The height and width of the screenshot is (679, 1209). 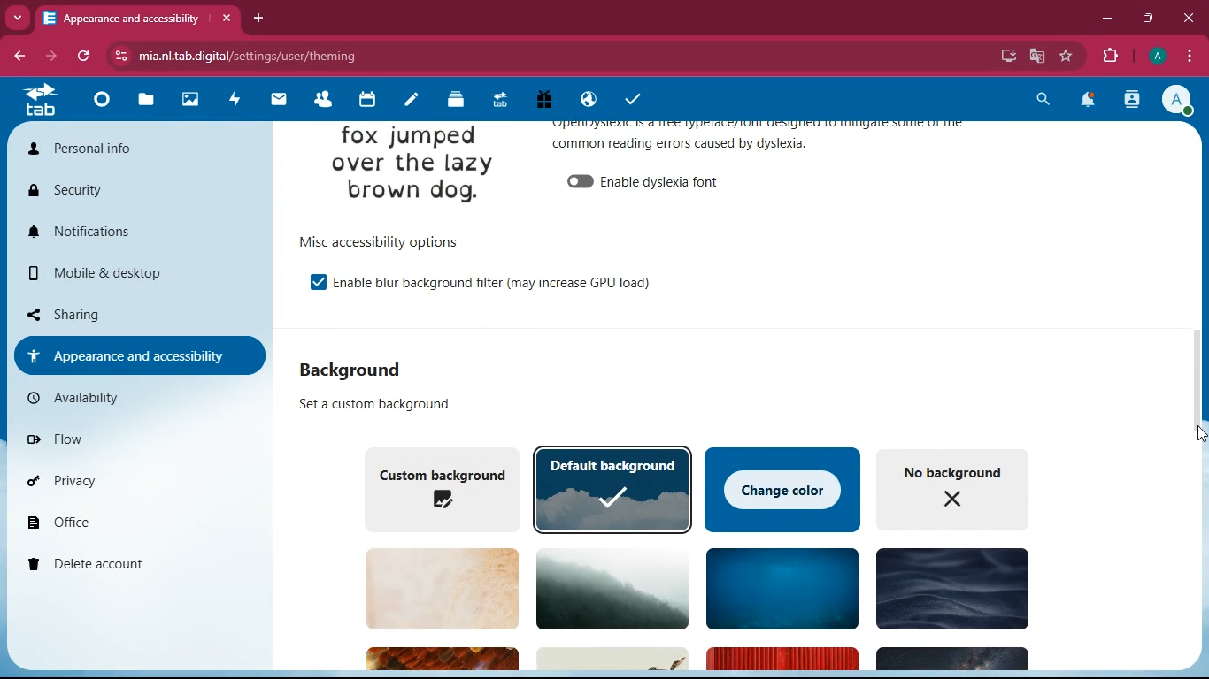 I want to click on desktop, so click(x=998, y=54).